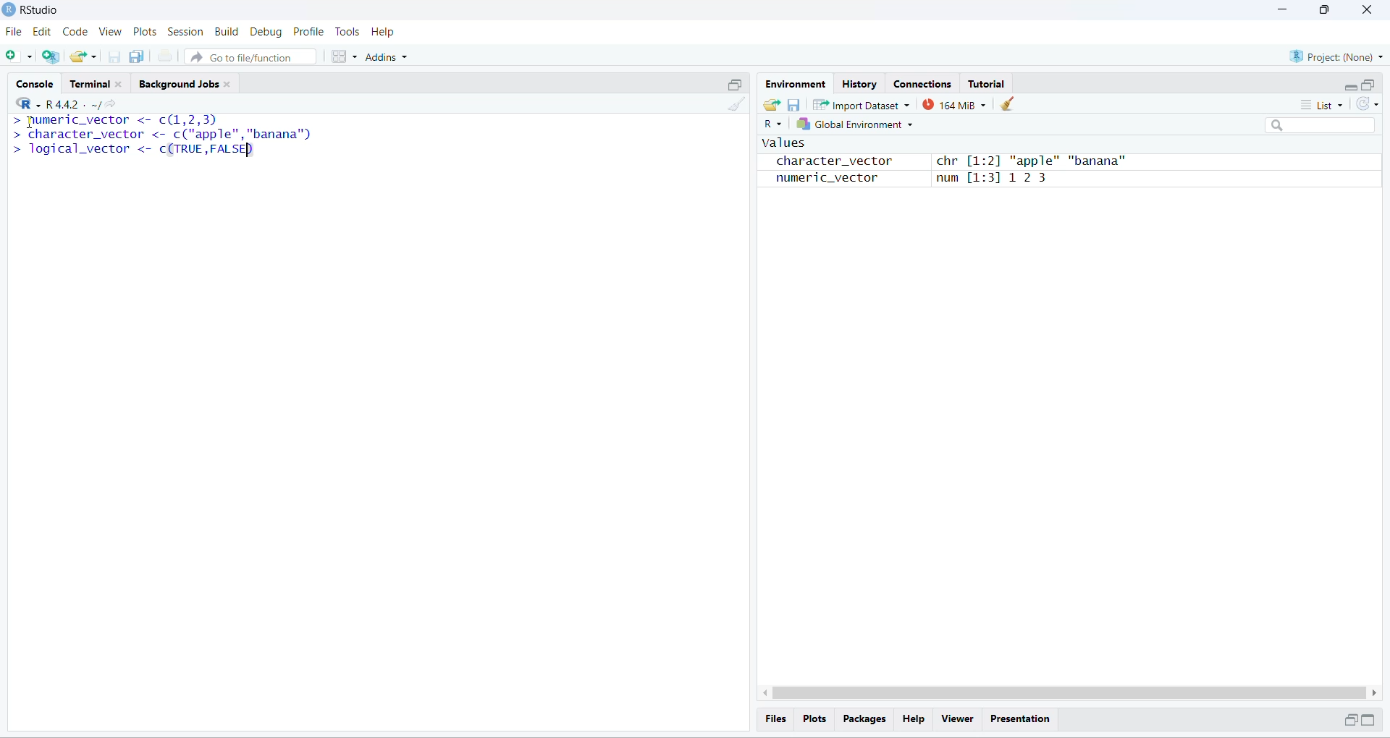 This screenshot has width=1390, height=738. I want to click on "R442, so click(47, 103).